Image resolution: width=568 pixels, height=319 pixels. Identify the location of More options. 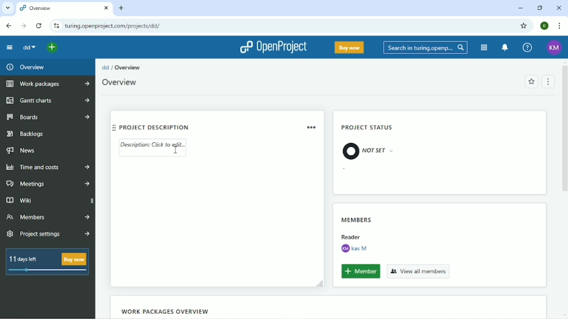
(313, 127).